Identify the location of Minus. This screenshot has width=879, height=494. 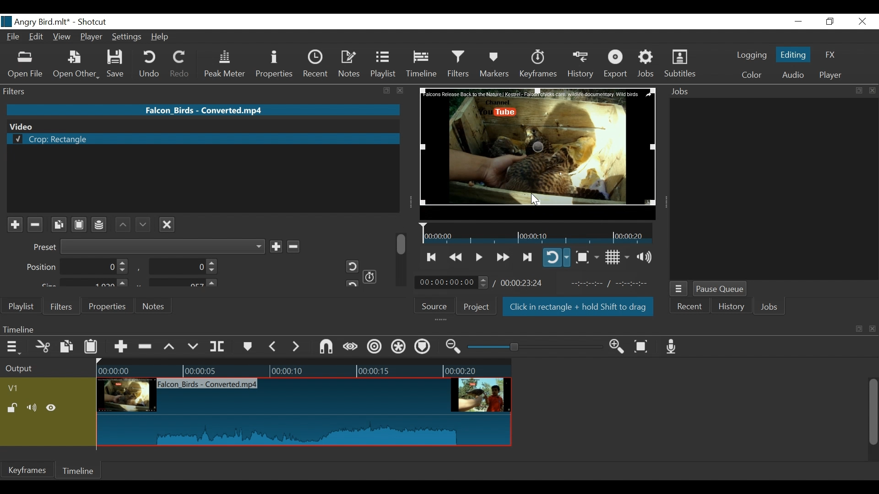
(34, 225).